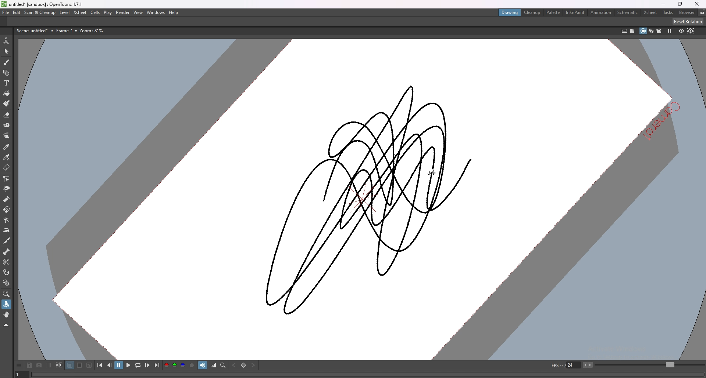 The height and width of the screenshot is (378, 706). Describe the element at coordinates (680, 4) in the screenshot. I see `resize` at that location.